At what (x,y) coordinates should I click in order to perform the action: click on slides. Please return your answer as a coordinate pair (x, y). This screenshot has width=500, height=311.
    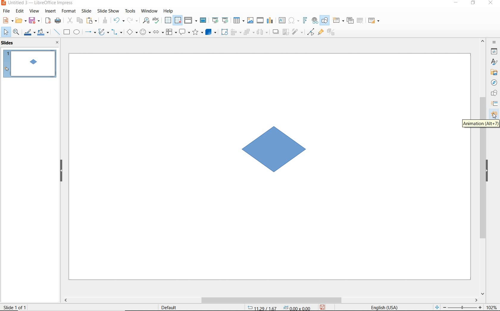
    Looking at the image, I should click on (8, 43).